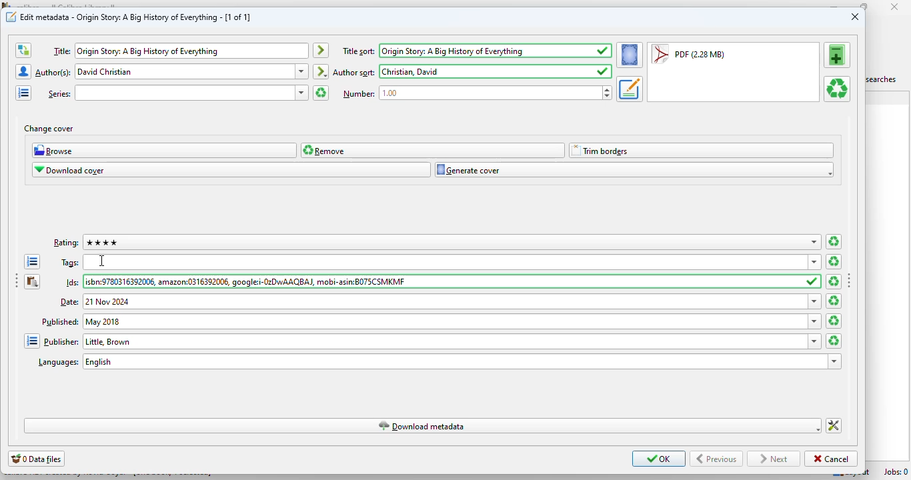 The image size is (911, 480). I want to click on open the manage publishers editor, so click(31, 341).